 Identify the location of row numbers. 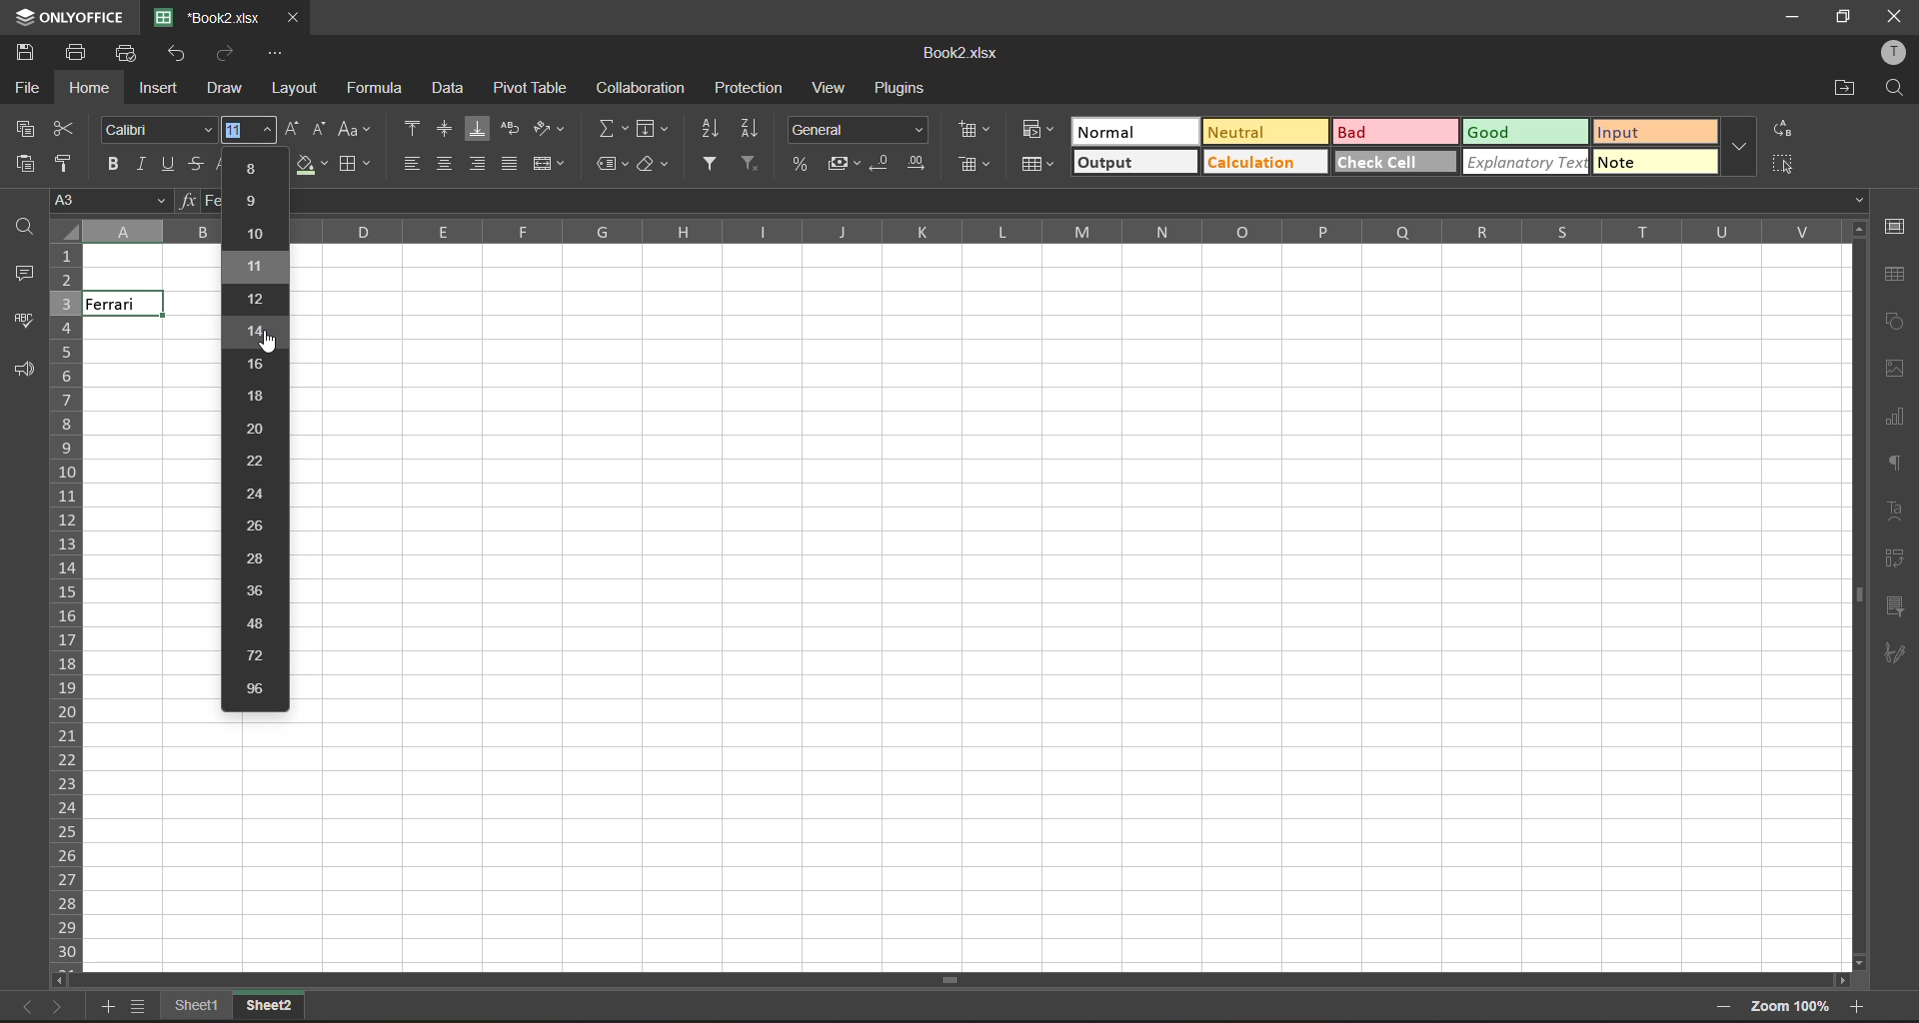
(66, 607).